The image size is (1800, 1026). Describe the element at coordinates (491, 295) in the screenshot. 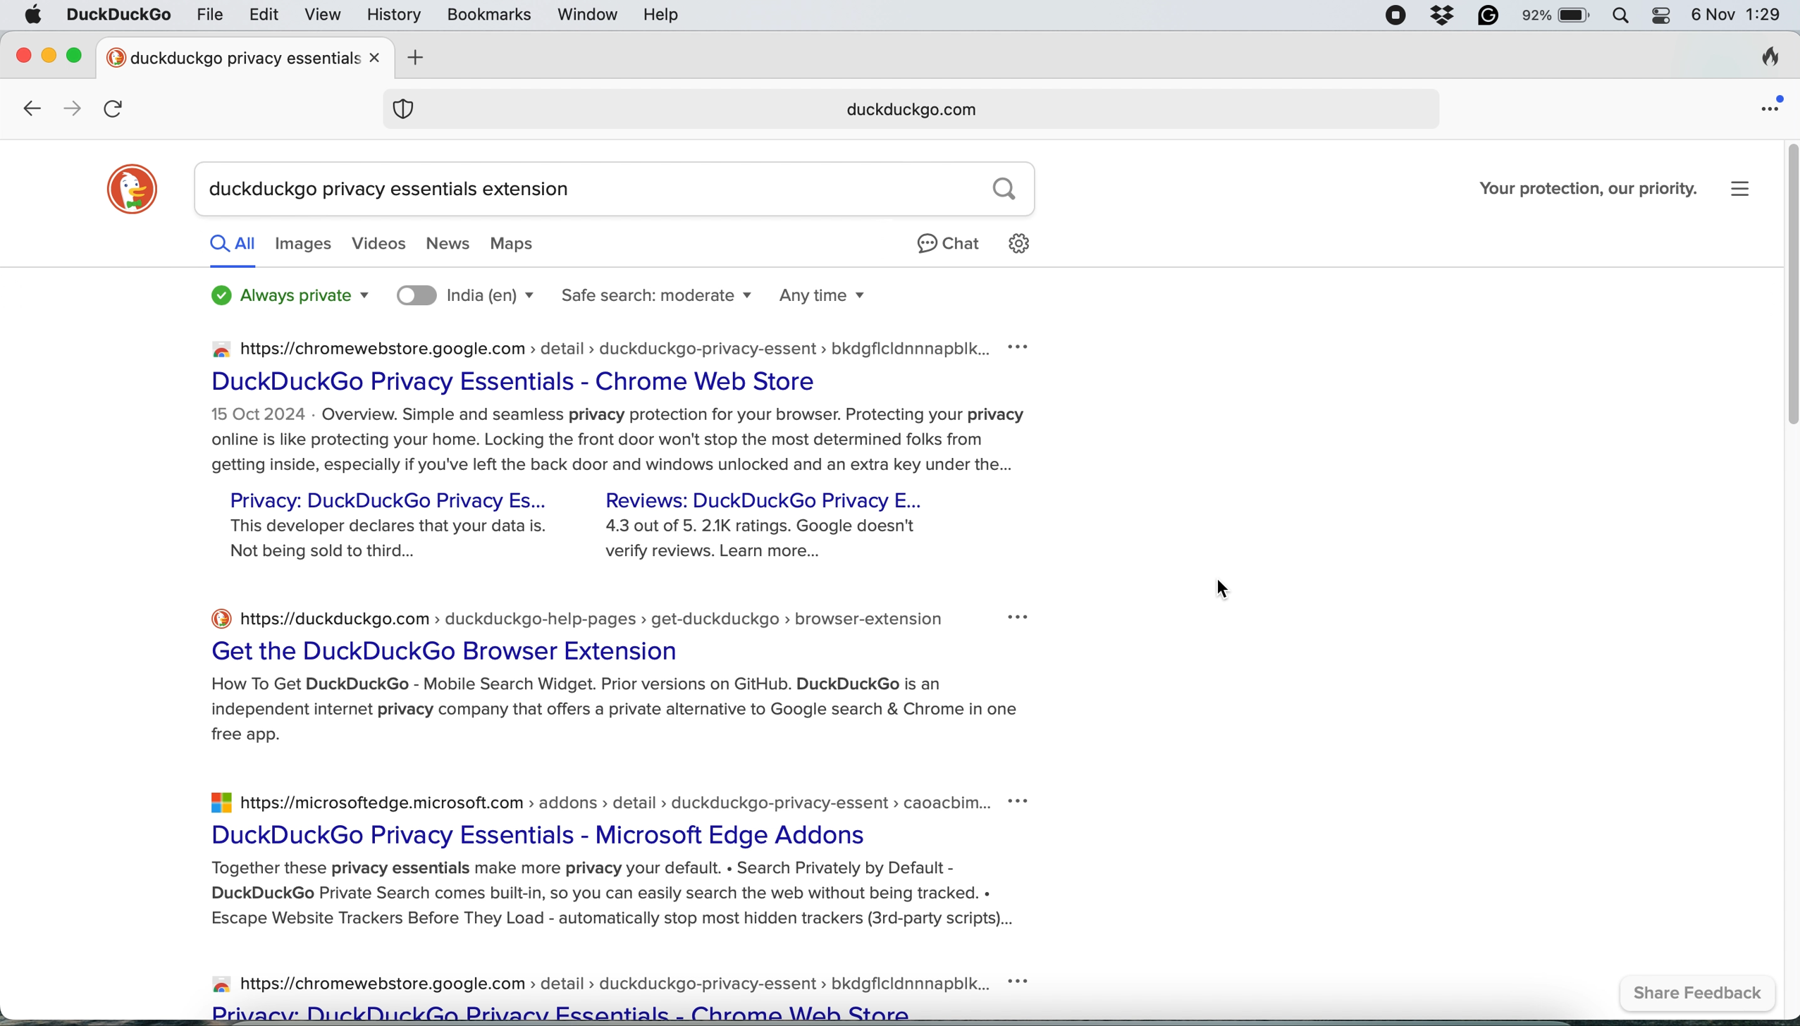

I see `search location` at that location.